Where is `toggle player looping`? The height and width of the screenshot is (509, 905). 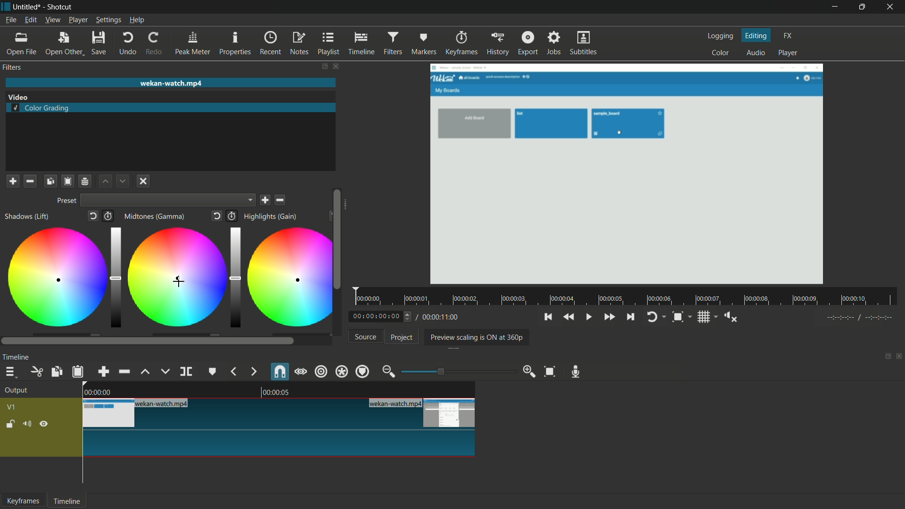
toggle player looping is located at coordinates (655, 317).